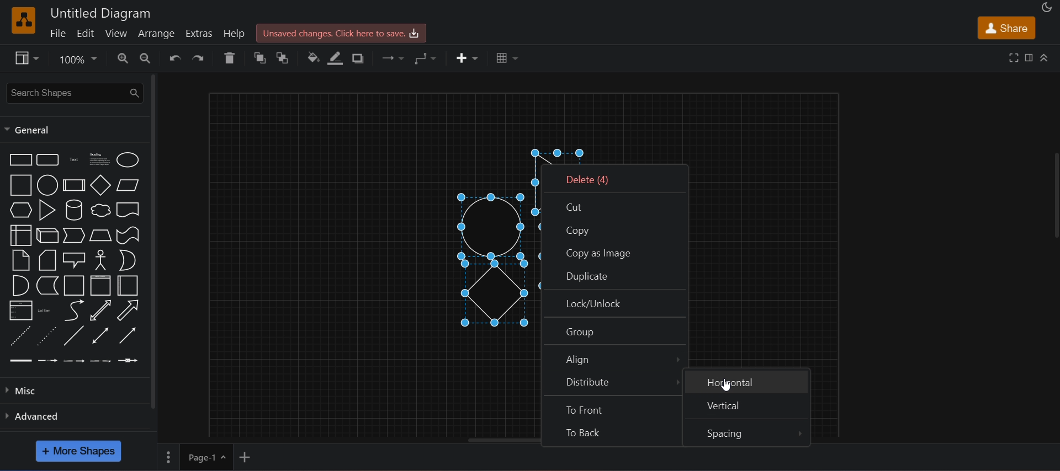  I want to click on square, so click(19, 185).